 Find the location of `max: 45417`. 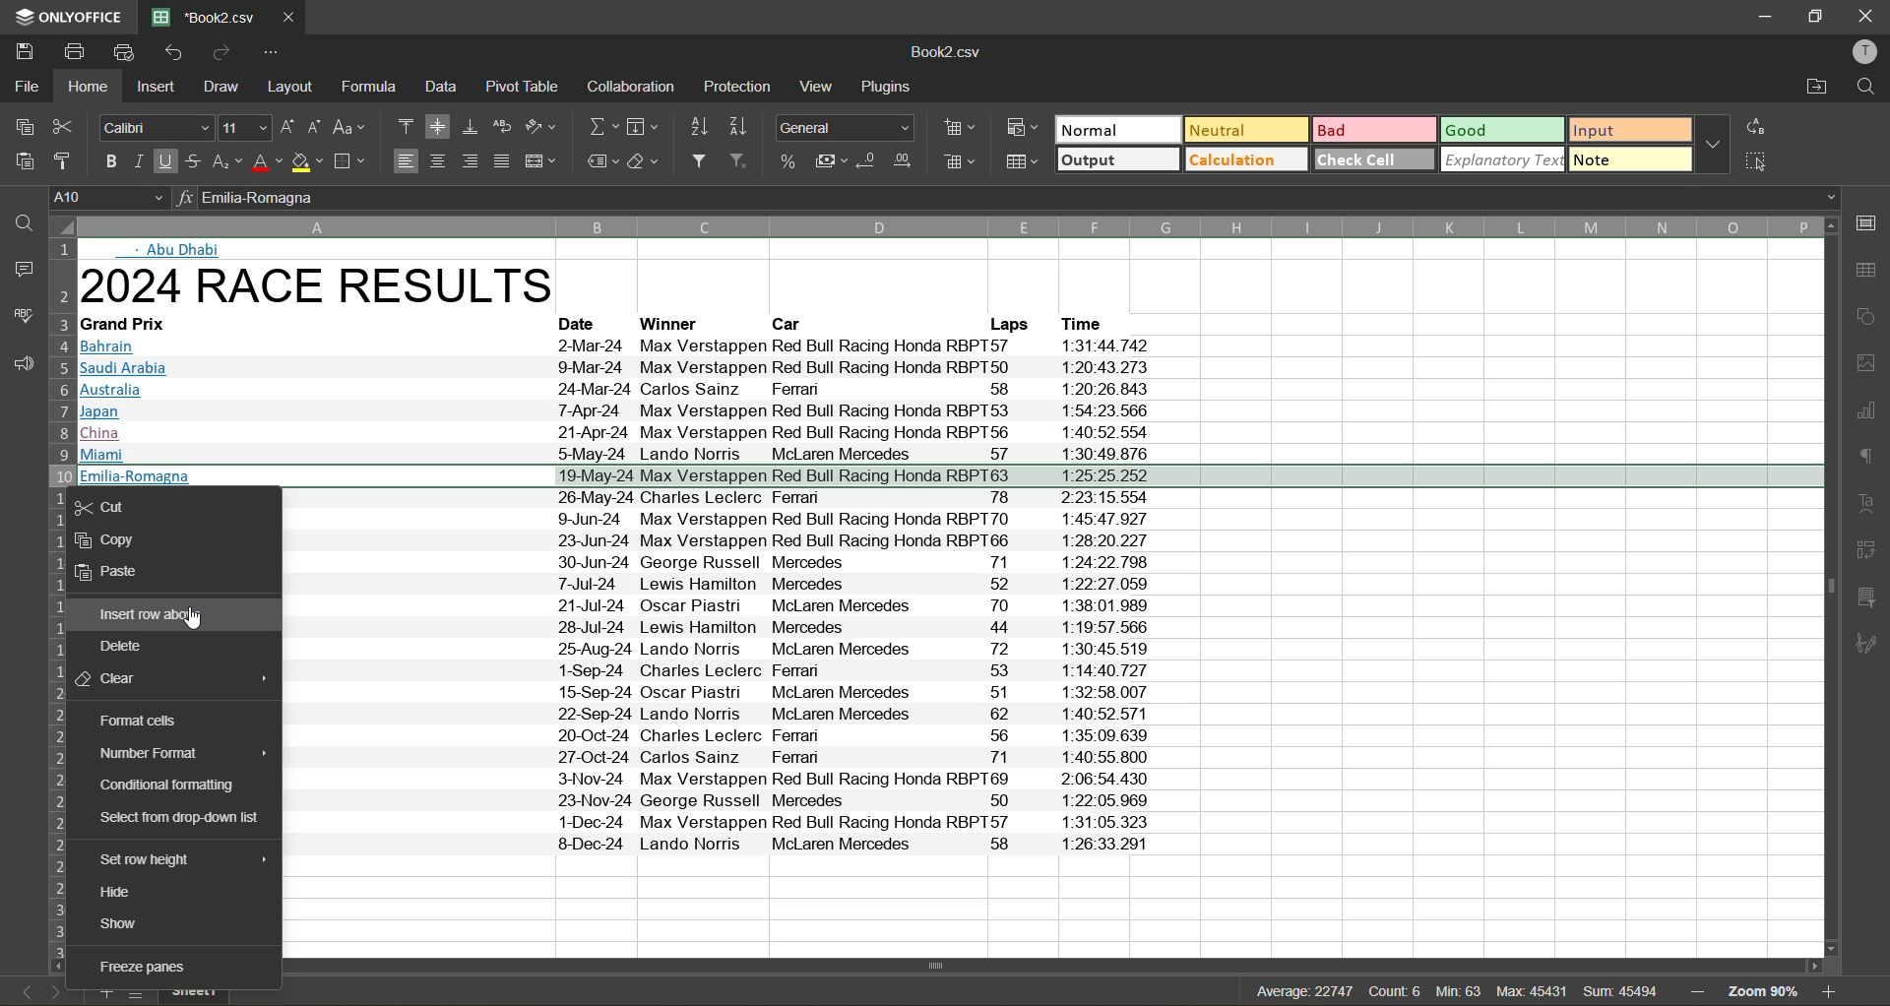

max: 45417 is located at coordinates (1535, 991).